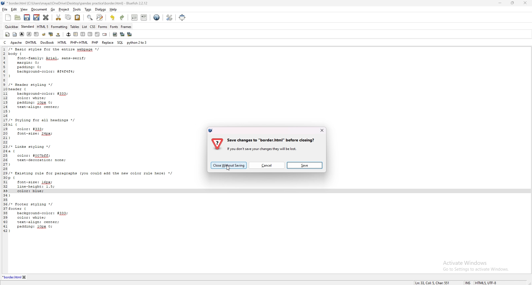 The width and height of the screenshot is (532, 285). I want to click on c, so click(5, 42).